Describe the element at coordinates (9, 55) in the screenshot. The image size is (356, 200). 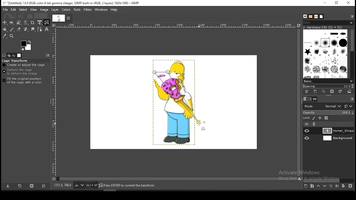
I see `device status` at that location.